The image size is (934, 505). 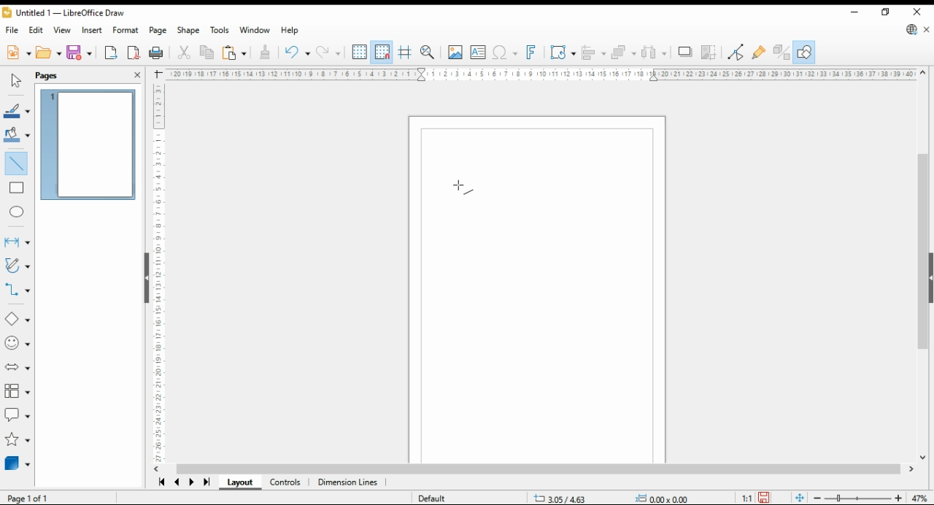 What do you see at coordinates (16, 134) in the screenshot?
I see `fill color` at bounding box center [16, 134].